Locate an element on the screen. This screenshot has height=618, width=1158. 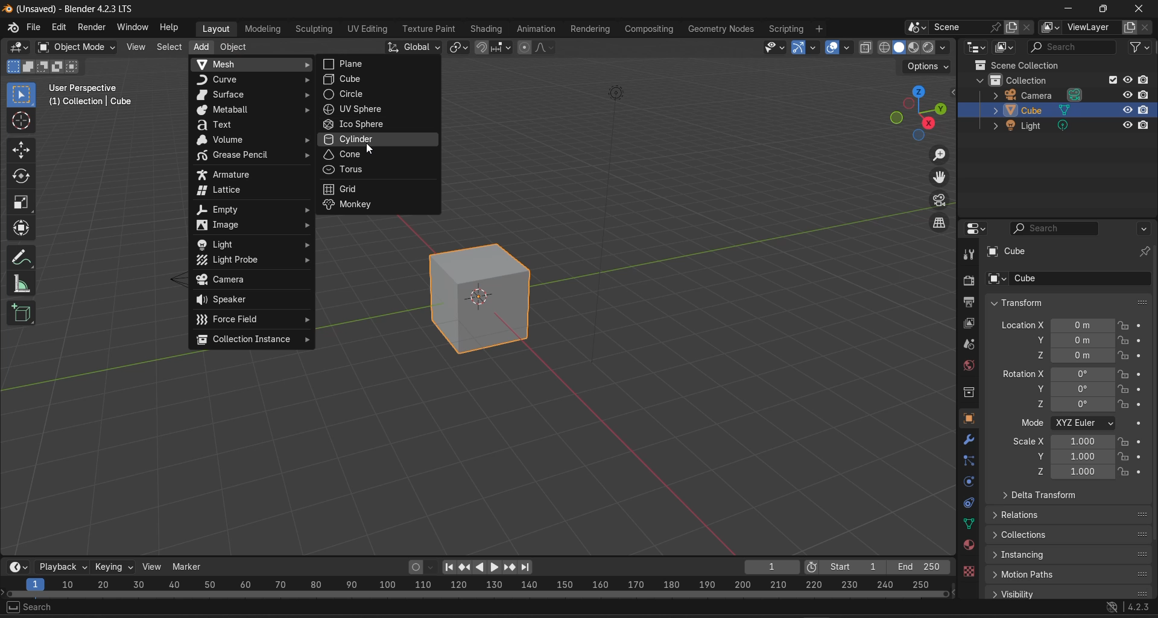
cube is located at coordinates (379, 79).